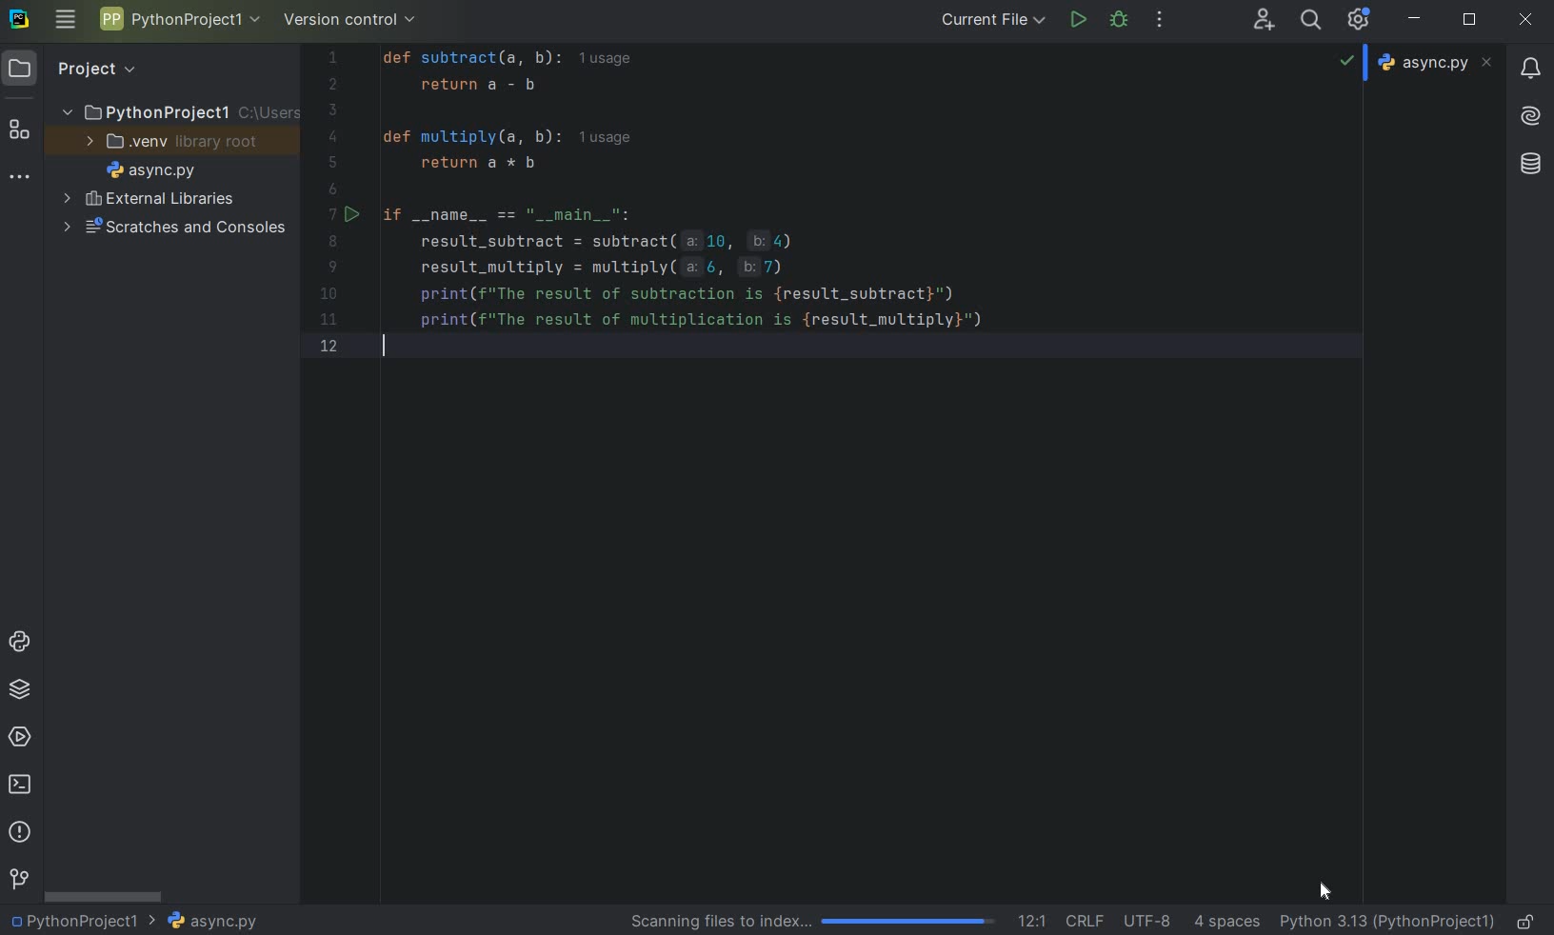 This screenshot has height=935, width=1554. I want to click on run, so click(1077, 19).